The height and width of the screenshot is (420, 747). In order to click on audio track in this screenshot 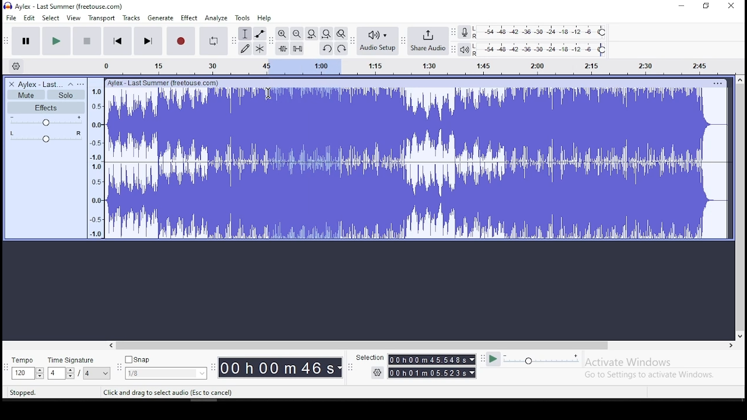, I will do `click(417, 164)`.